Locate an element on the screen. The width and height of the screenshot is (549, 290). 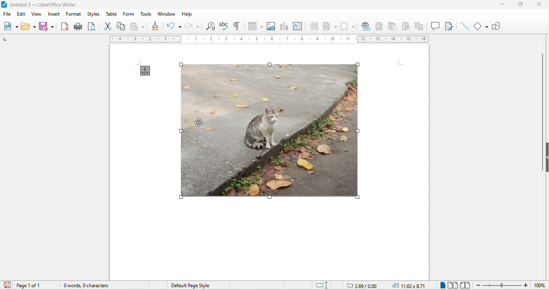
view is located at coordinates (36, 14).